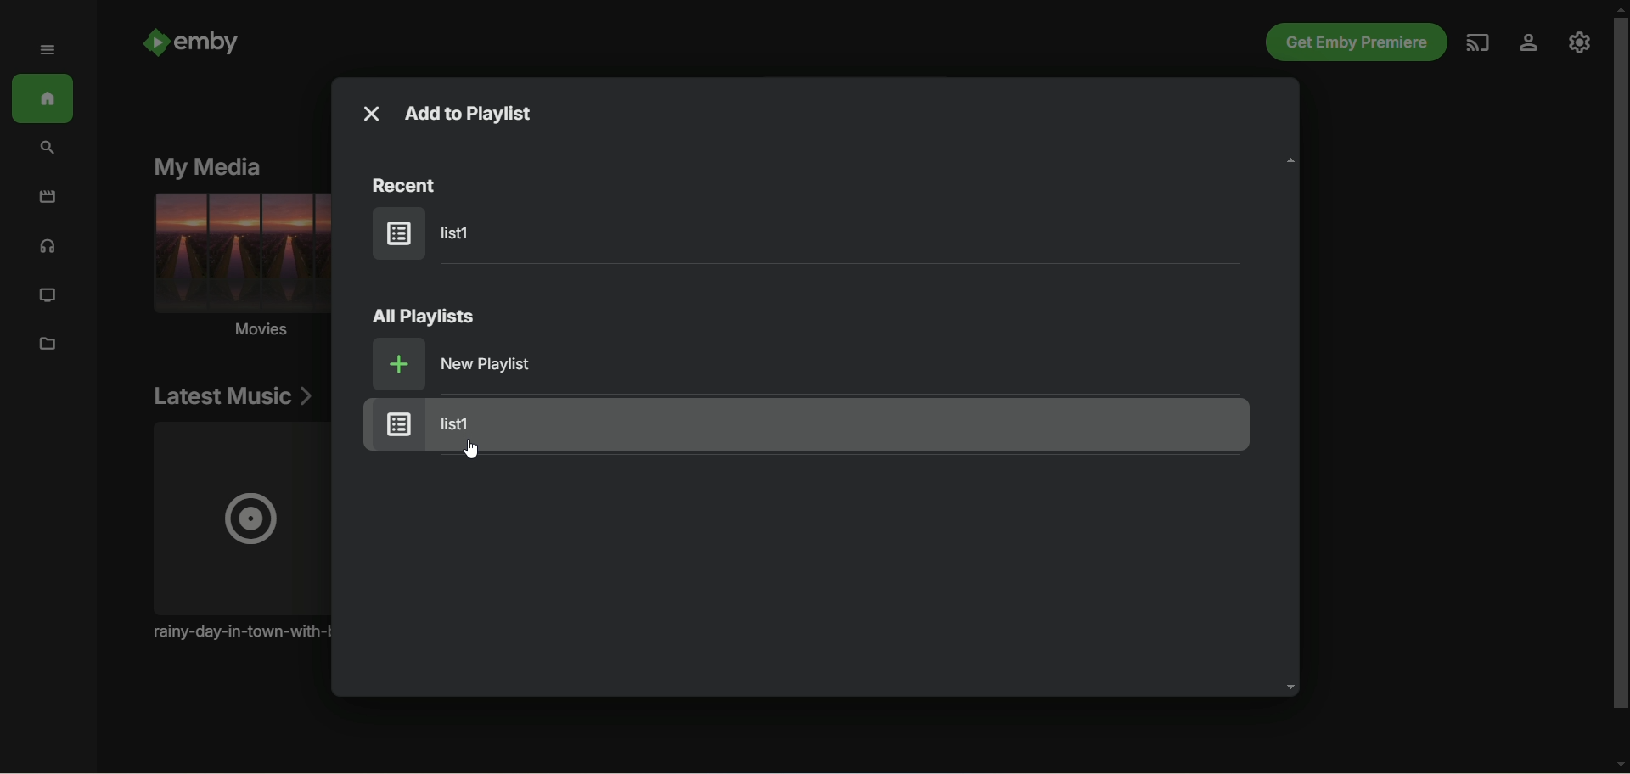 The image size is (1630, 774). I want to click on music, so click(48, 248).